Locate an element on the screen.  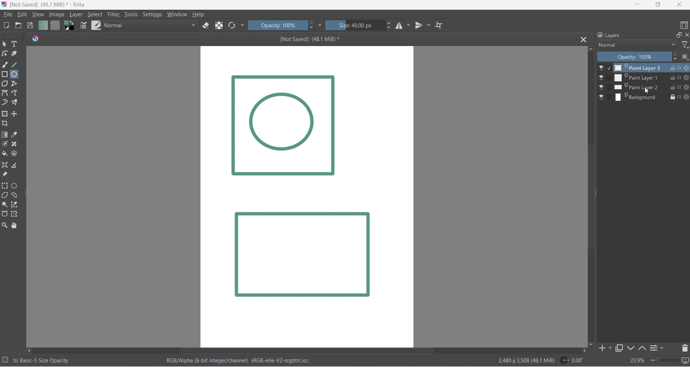
0.00 is located at coordinates (571, 361).